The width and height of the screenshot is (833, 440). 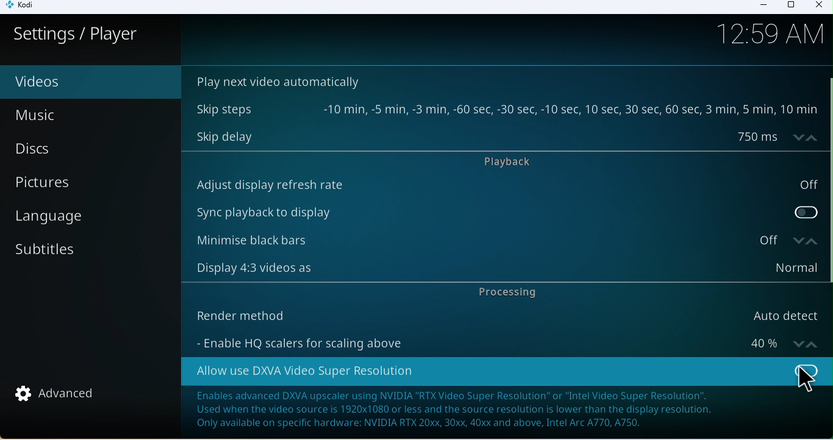 What do you see at coordinates (504, 212) in the screenshot?
I see `Sync playback to display` at bounding box center [504, 212].